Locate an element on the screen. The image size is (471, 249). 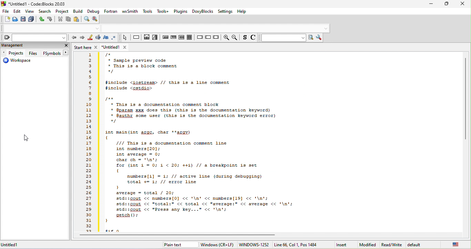
close is located at coordinates (65, 45).